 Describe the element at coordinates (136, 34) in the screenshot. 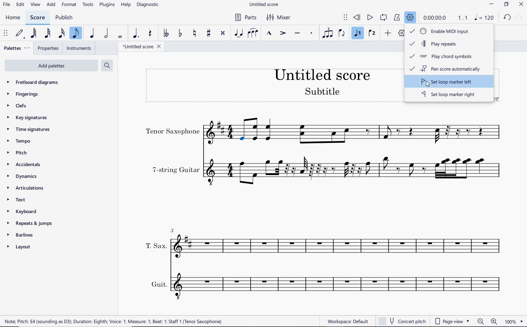

I see `AUGMENTATION DOT` at that location.